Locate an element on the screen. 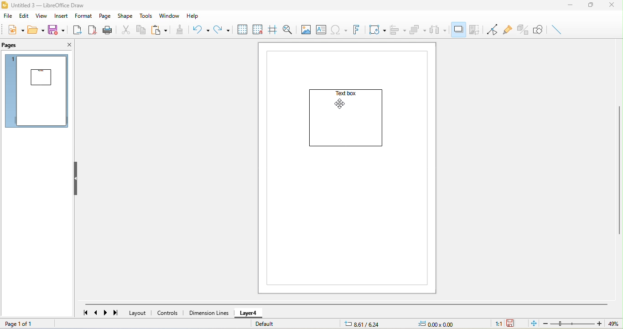  text box is located at coordinates (322, 30).